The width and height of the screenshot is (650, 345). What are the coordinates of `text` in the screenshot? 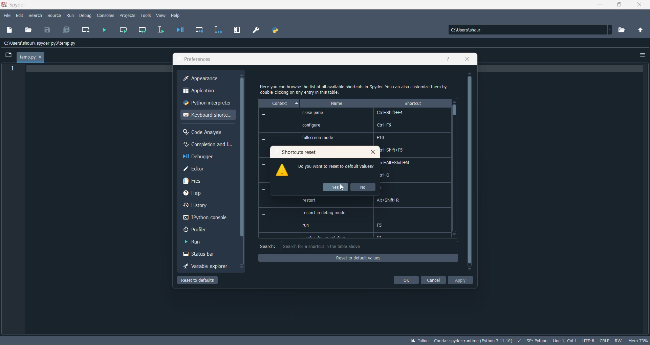 It's located at (353, 90).